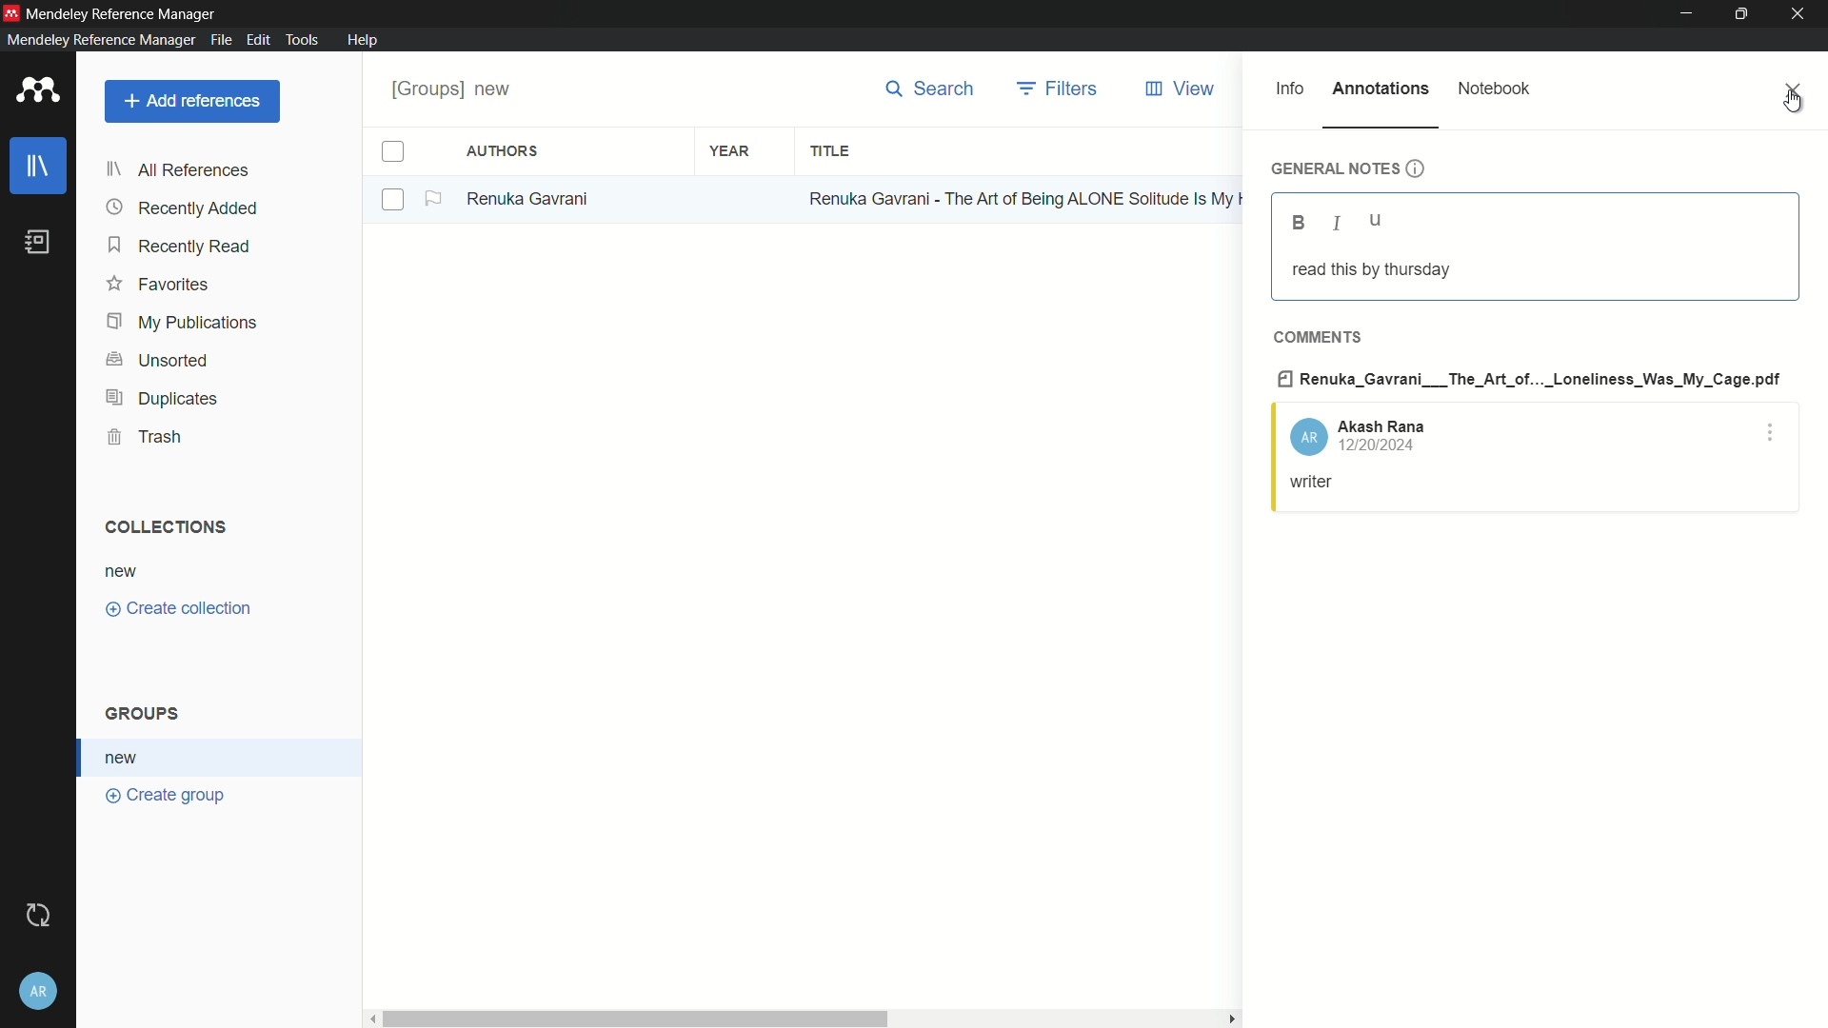  I want to click on general notes, so click(1347, 168).